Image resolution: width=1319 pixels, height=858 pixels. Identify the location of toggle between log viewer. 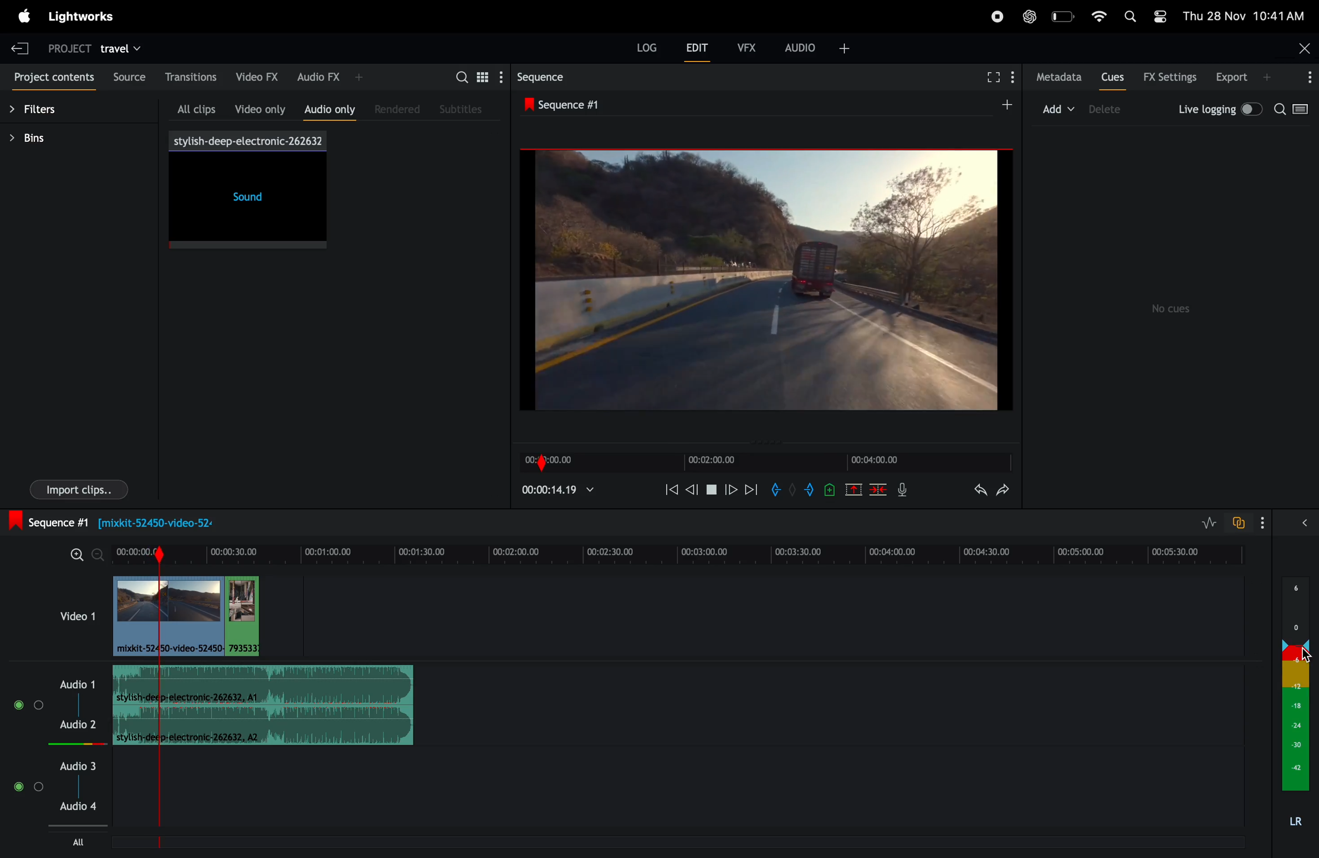
(1303, 109).